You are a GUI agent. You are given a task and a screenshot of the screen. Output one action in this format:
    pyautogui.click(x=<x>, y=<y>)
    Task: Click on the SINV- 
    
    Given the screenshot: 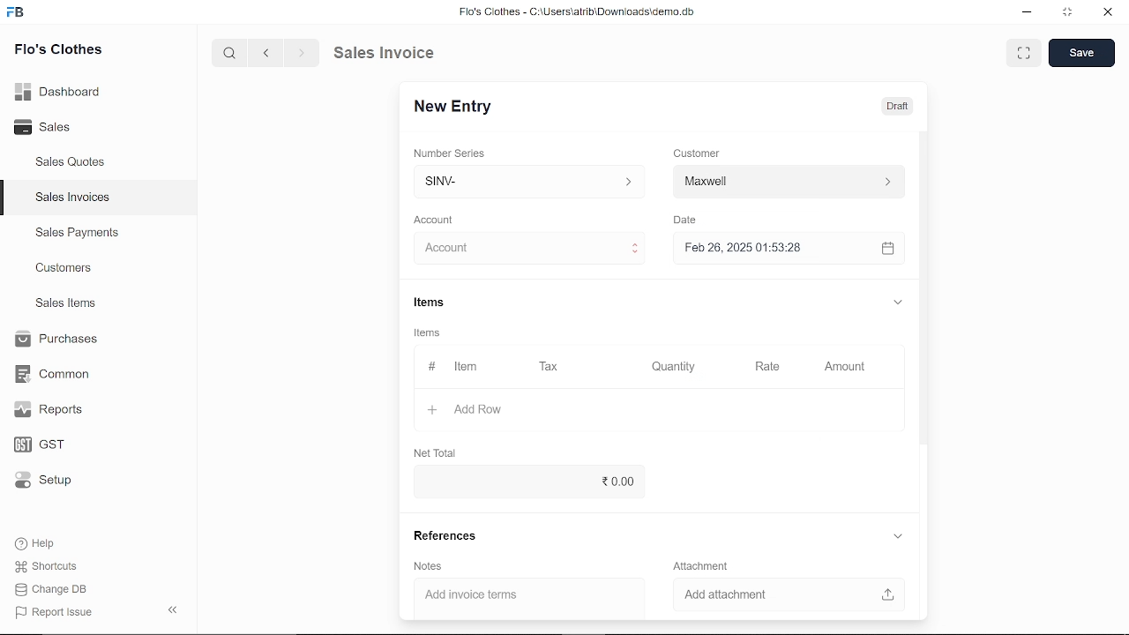 What is the action you would take?
    pyautogui.click(x=525, y=182)
    